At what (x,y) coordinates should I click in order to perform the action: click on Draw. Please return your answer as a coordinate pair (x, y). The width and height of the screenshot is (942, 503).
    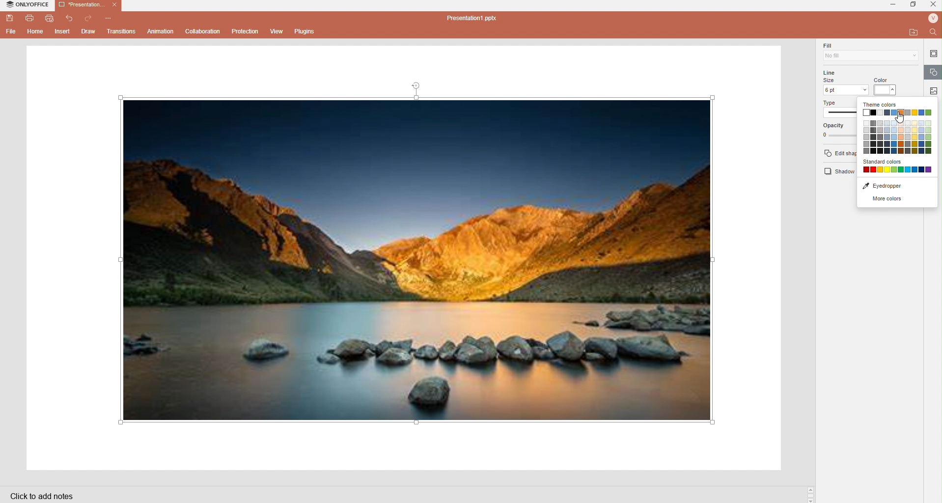
    Looking at the image, I should click on (89, 32).